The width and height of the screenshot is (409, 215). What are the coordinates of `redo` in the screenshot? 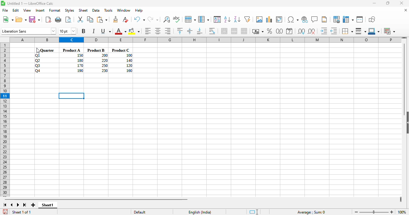 It's located at (153, 19).